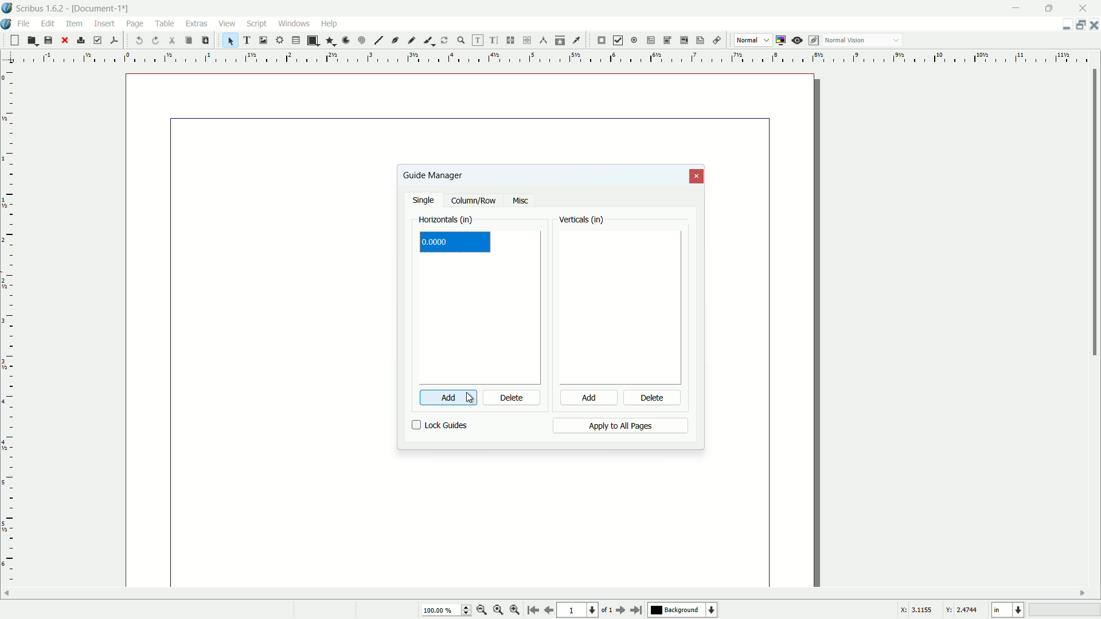 This screenshot has height=619, width=1101. Describe the element at coordinates (846, 41) in the screenshot. I see `normal vision` at that location.